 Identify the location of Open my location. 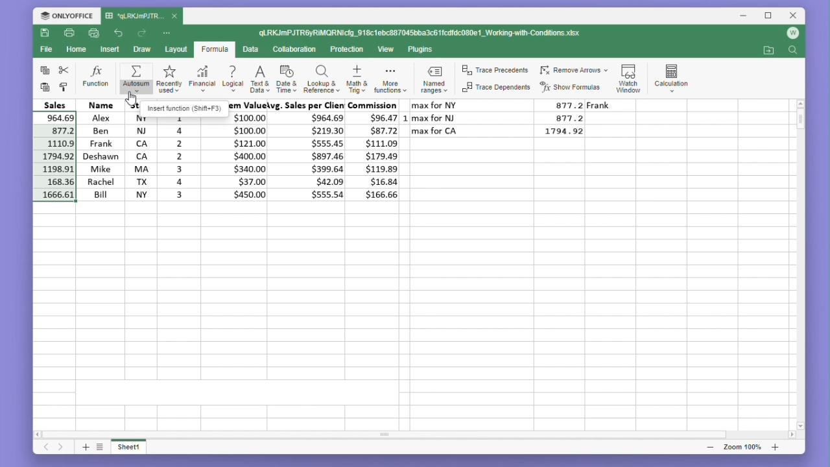
(768, 51).